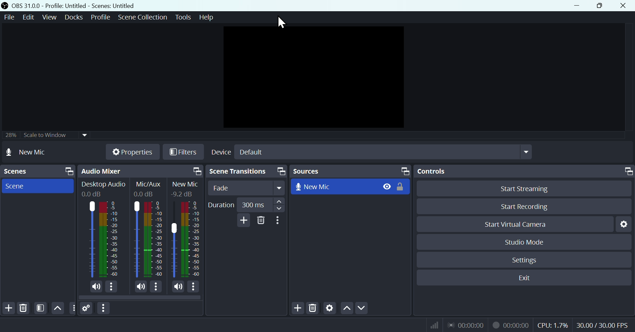 This screenshot has width=635, height=332. Describe the element at coordinates (139, 287) in the screenshot. I see `(un)mute` at that location.